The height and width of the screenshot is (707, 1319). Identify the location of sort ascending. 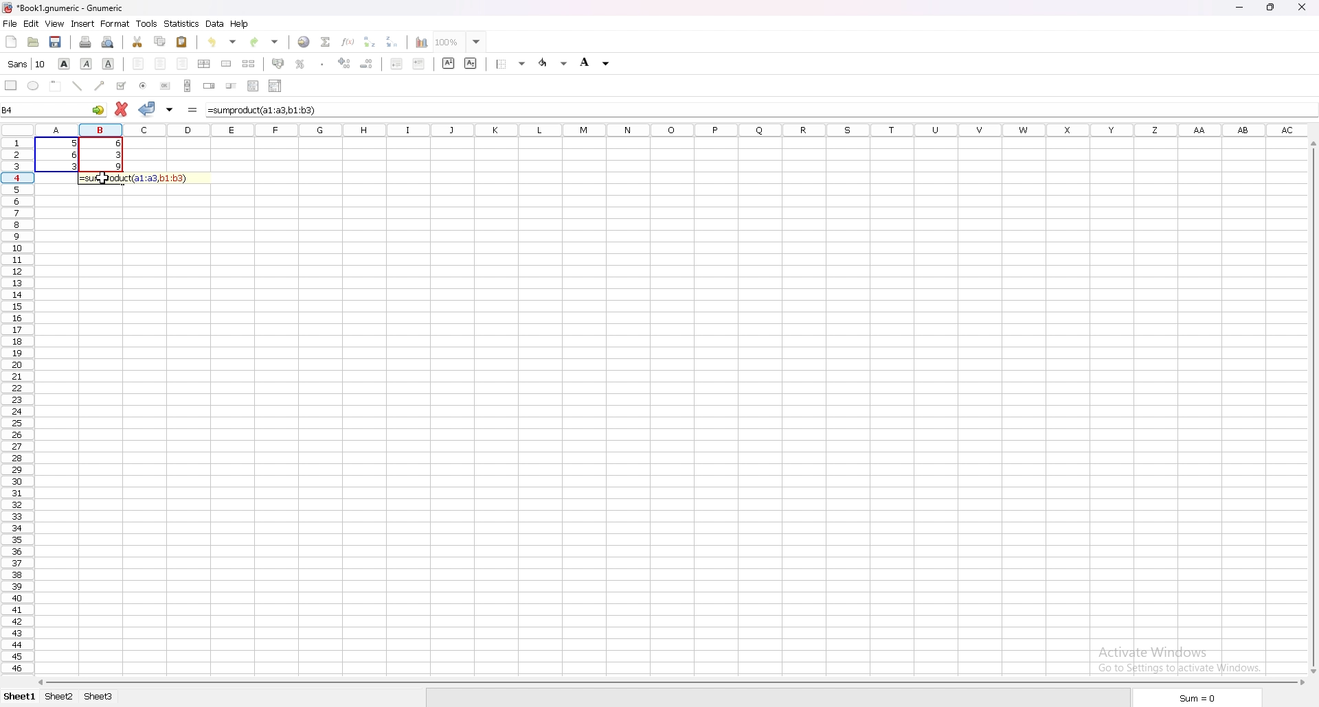
(369, 41).